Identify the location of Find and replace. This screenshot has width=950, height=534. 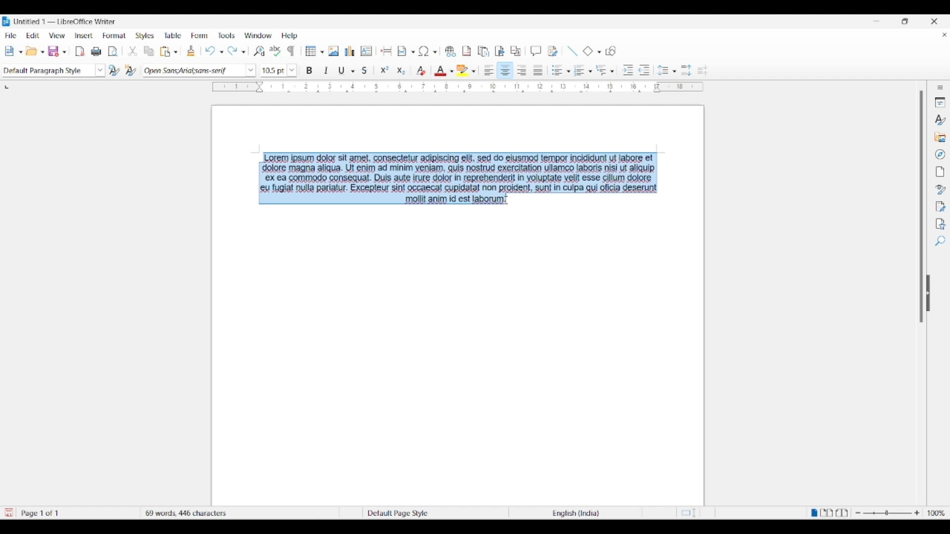
(259, 51).